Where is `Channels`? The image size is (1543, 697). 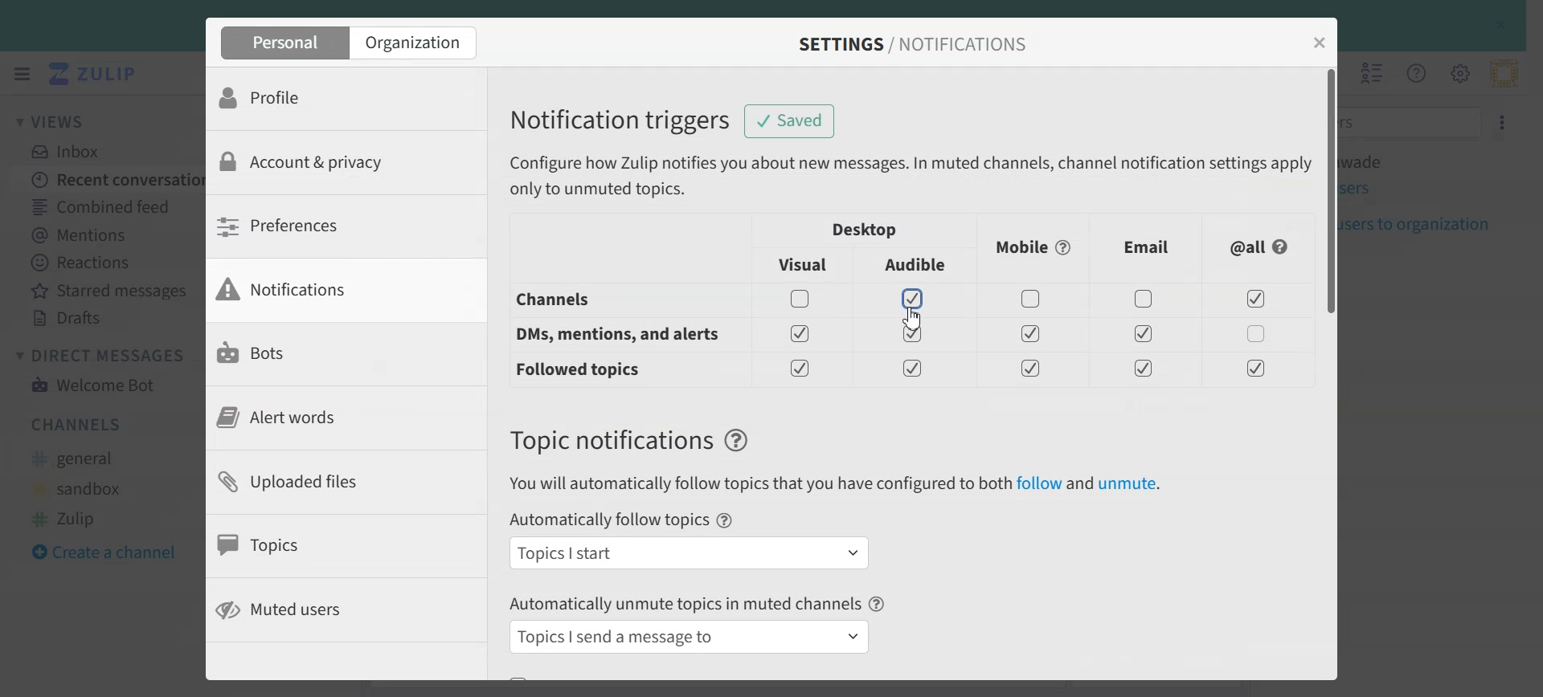
Channels is located at coordinates (598, 300).